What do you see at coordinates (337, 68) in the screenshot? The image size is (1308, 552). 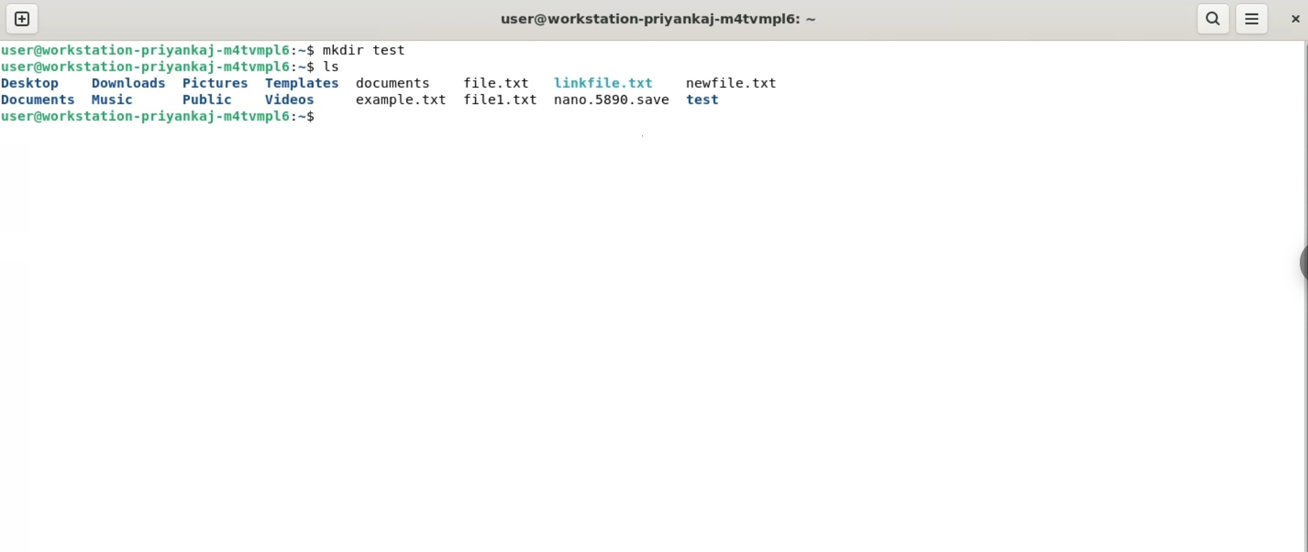 I see `ls` at bounding box center [337, 68].